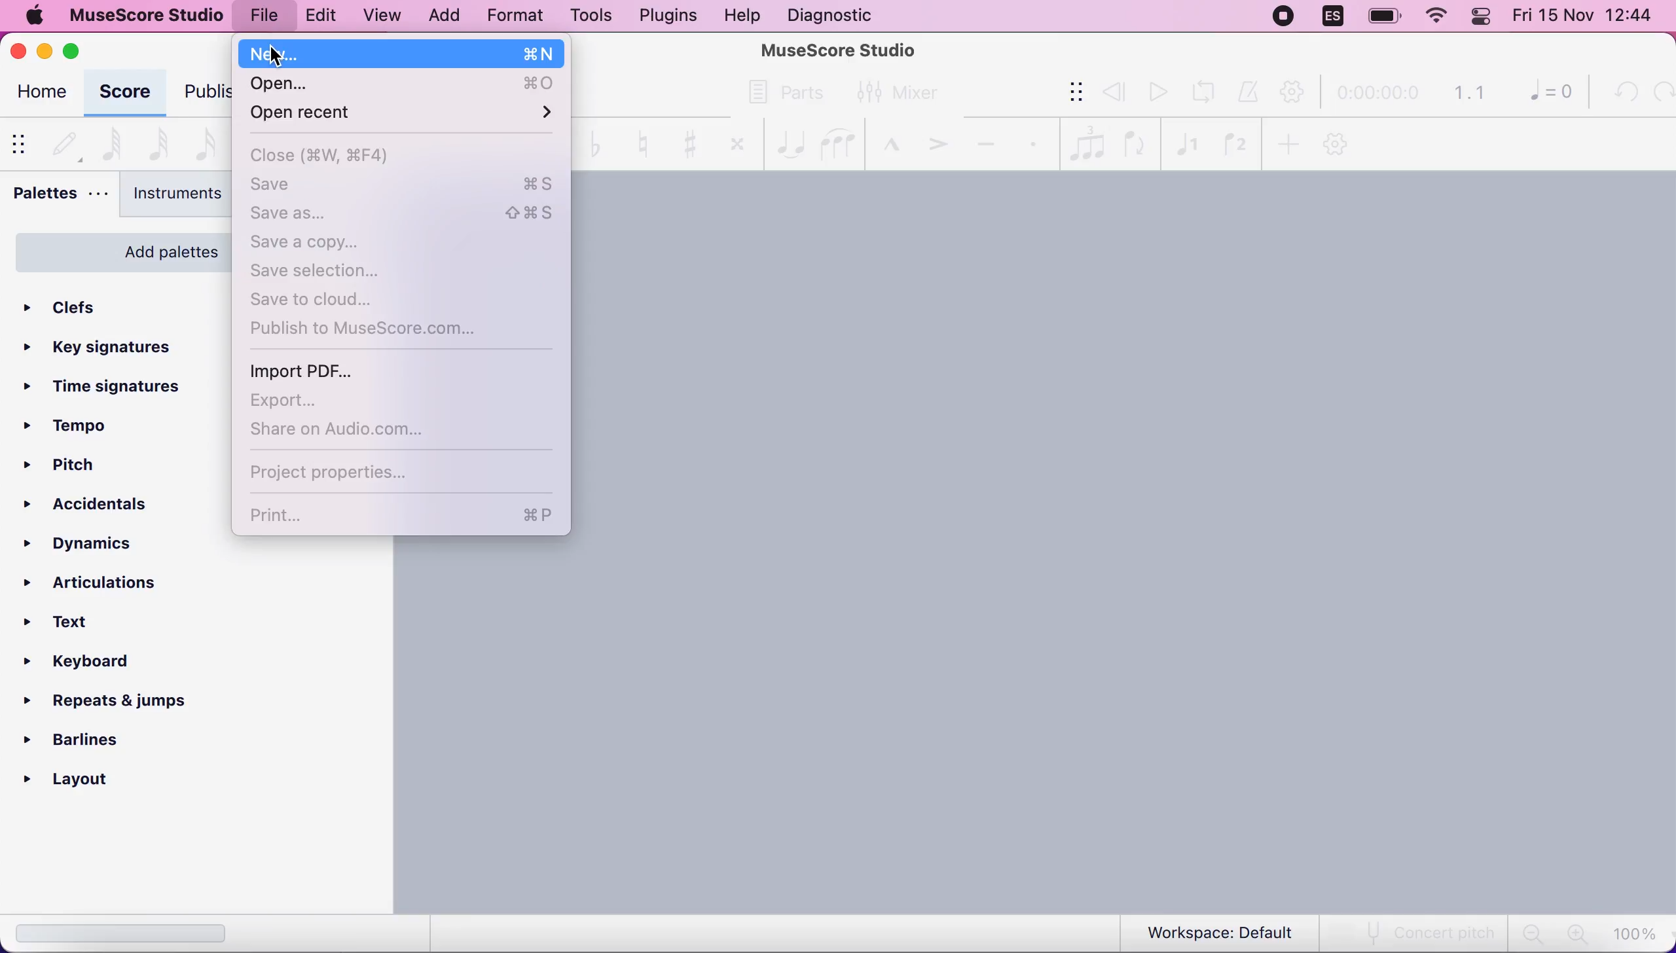 The height and width of the screenshot is (953, 1676). Describe the element at coordinates (112, 142) in the screenshot. I see `64th note` at that location.